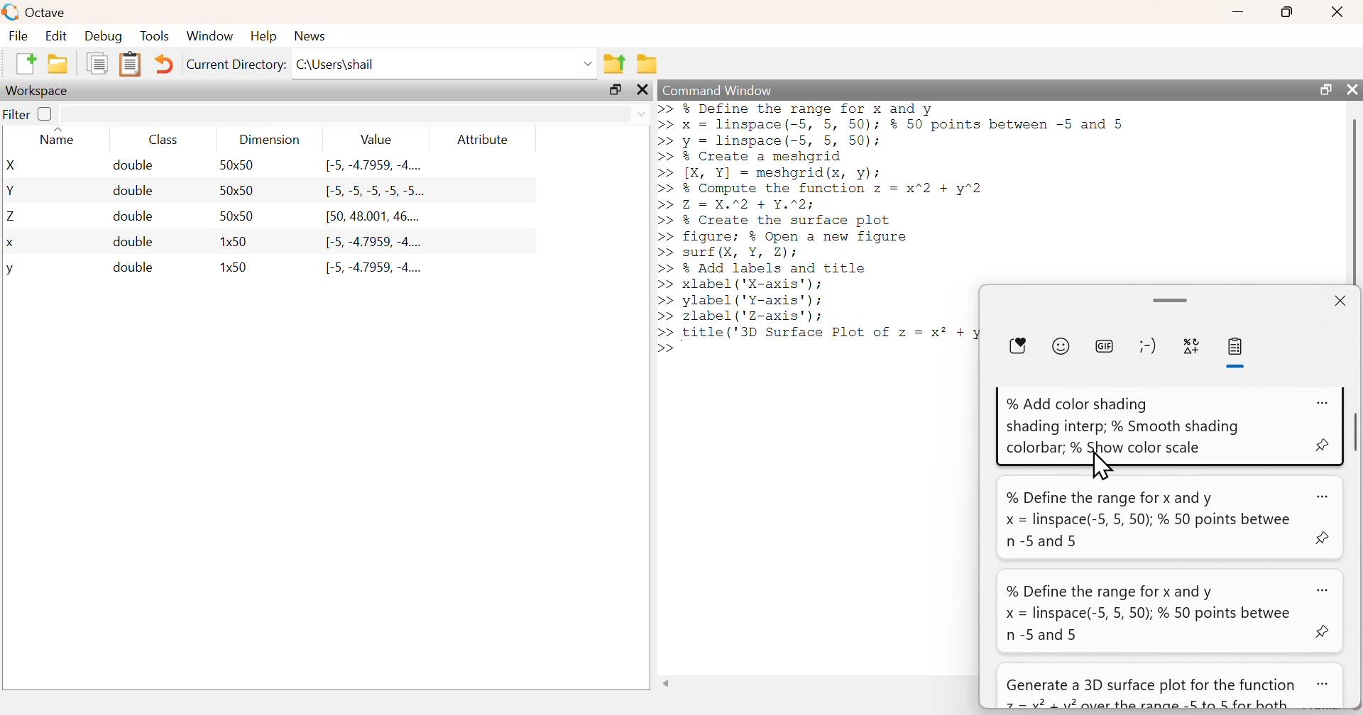 Image resolution: width=1363 pixels, height=715 pixels. Describe the element at coordinates (640, 115) in the screenshot. I see `dropdown` at that location.